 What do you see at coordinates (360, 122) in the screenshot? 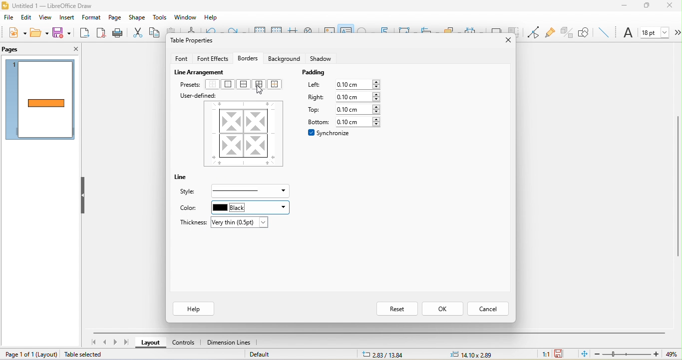
I see `0.10 cm` at bounding box center [360, 122].